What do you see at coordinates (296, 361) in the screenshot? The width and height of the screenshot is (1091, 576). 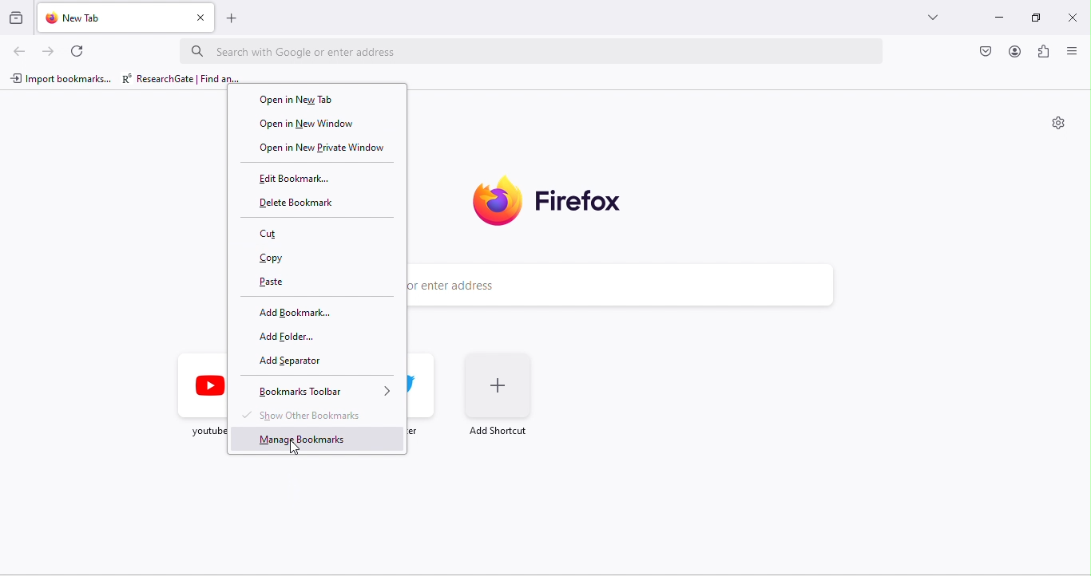 I see `add separator` at bounding box center [296, 361].